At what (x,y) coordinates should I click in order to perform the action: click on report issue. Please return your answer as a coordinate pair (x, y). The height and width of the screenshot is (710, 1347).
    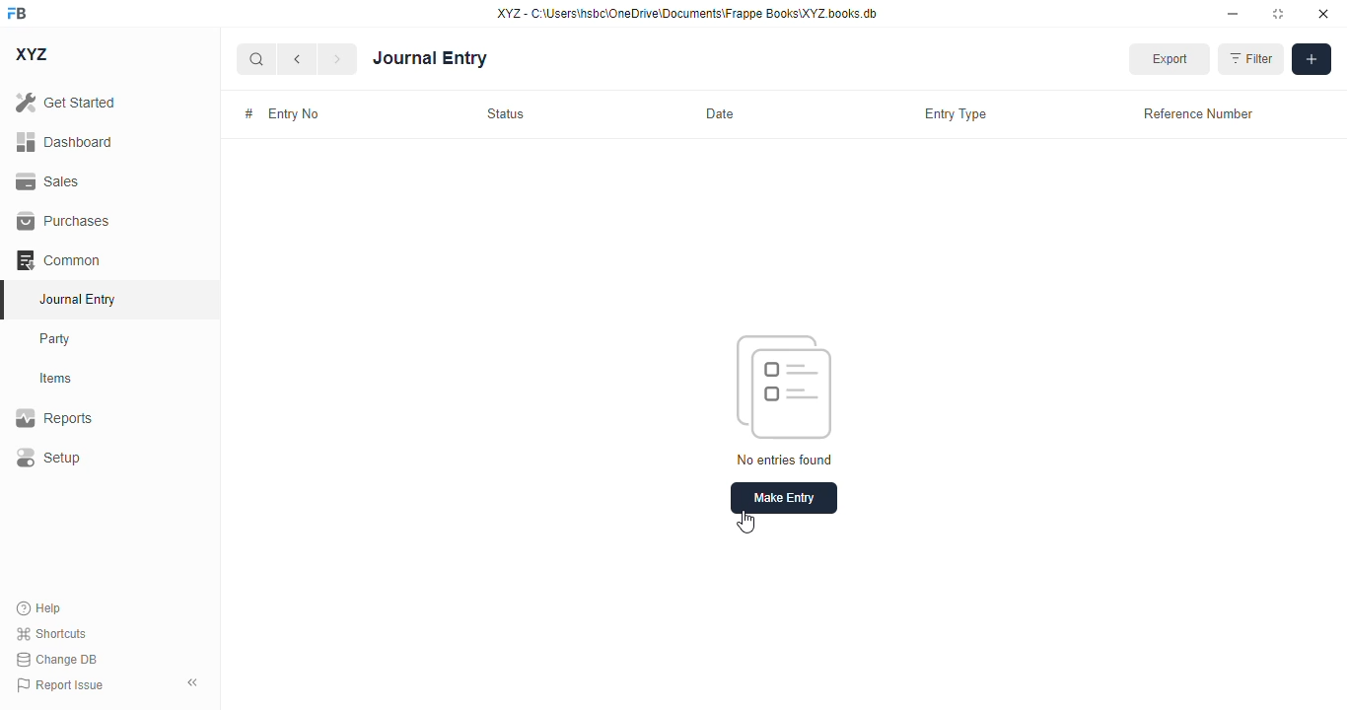
    Looking at the image, I should click on (60, 685).